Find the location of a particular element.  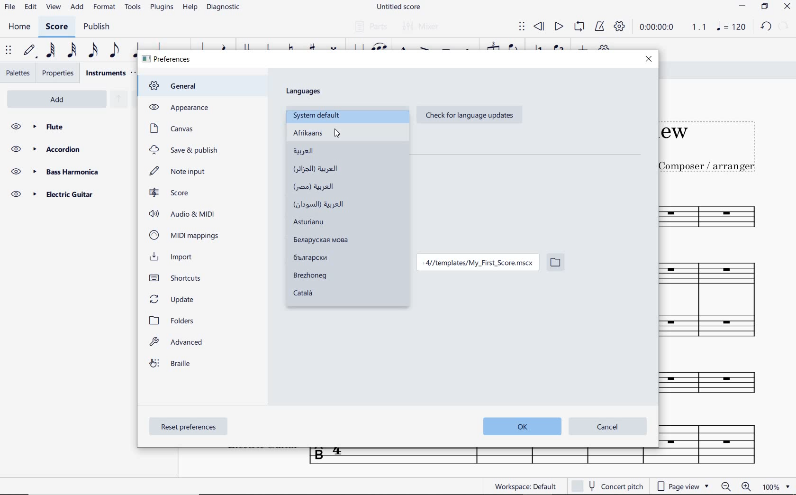

Instrument: Flute is located at coordinates (722, 215).